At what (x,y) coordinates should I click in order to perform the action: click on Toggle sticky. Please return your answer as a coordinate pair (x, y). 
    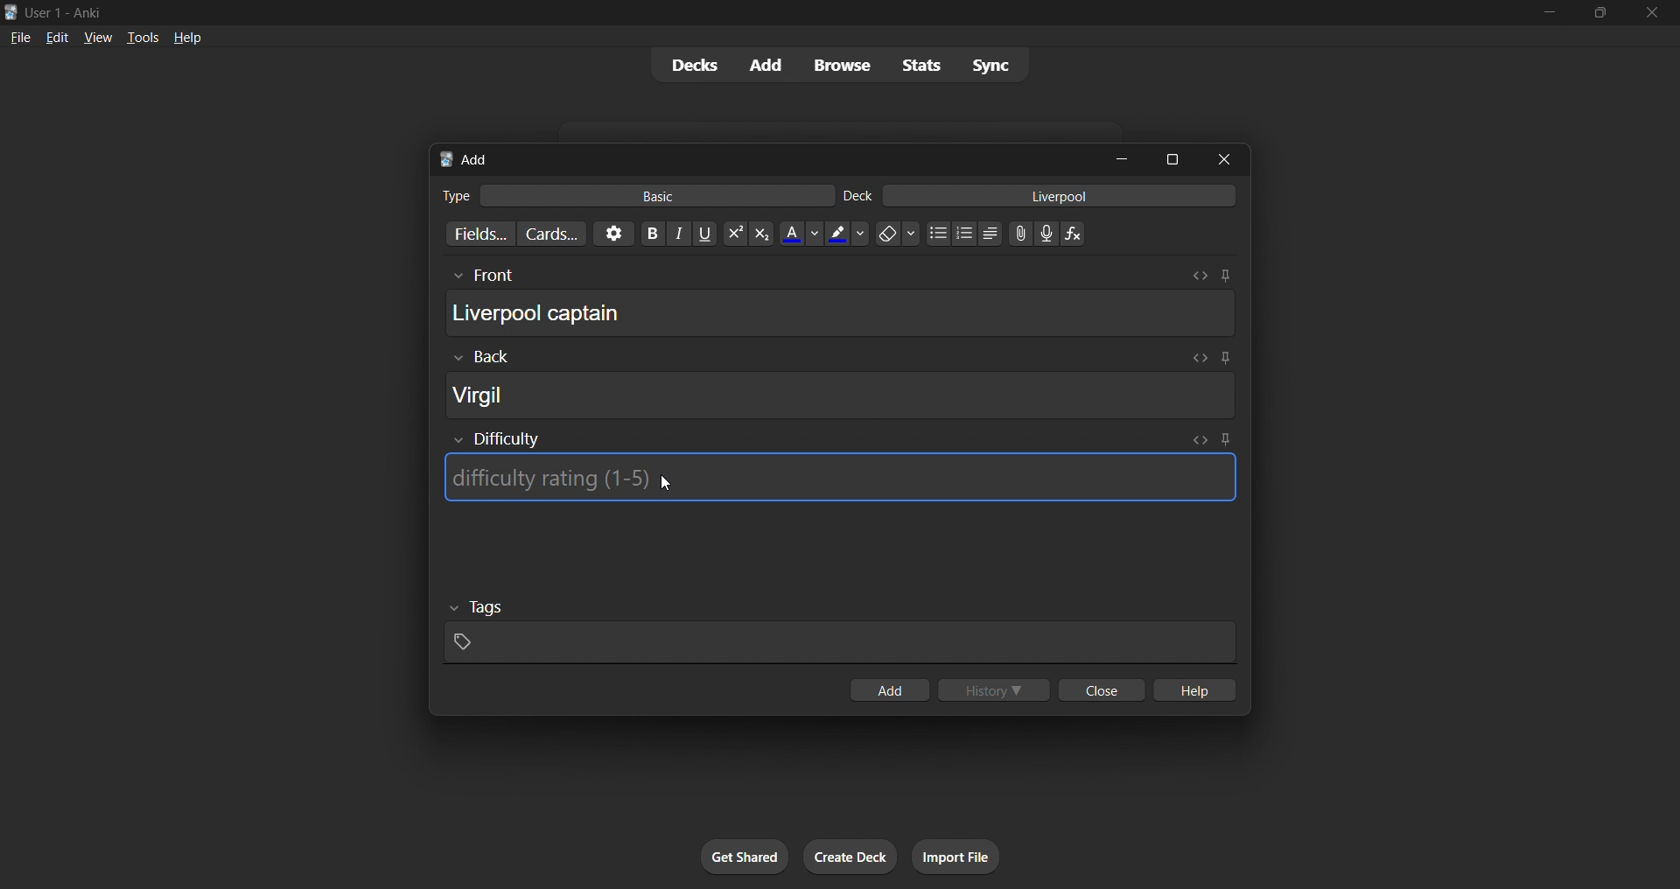
    Looking at the image, I should click on (1222, 360).